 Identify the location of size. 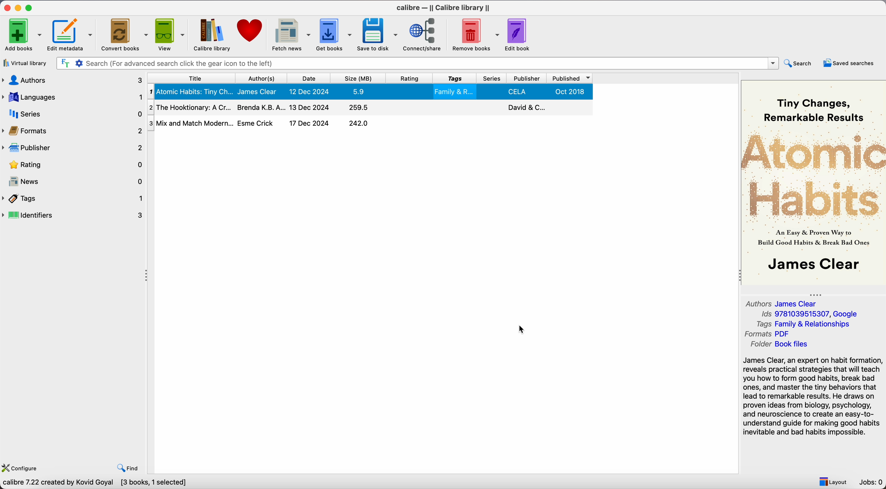
(359, 78).